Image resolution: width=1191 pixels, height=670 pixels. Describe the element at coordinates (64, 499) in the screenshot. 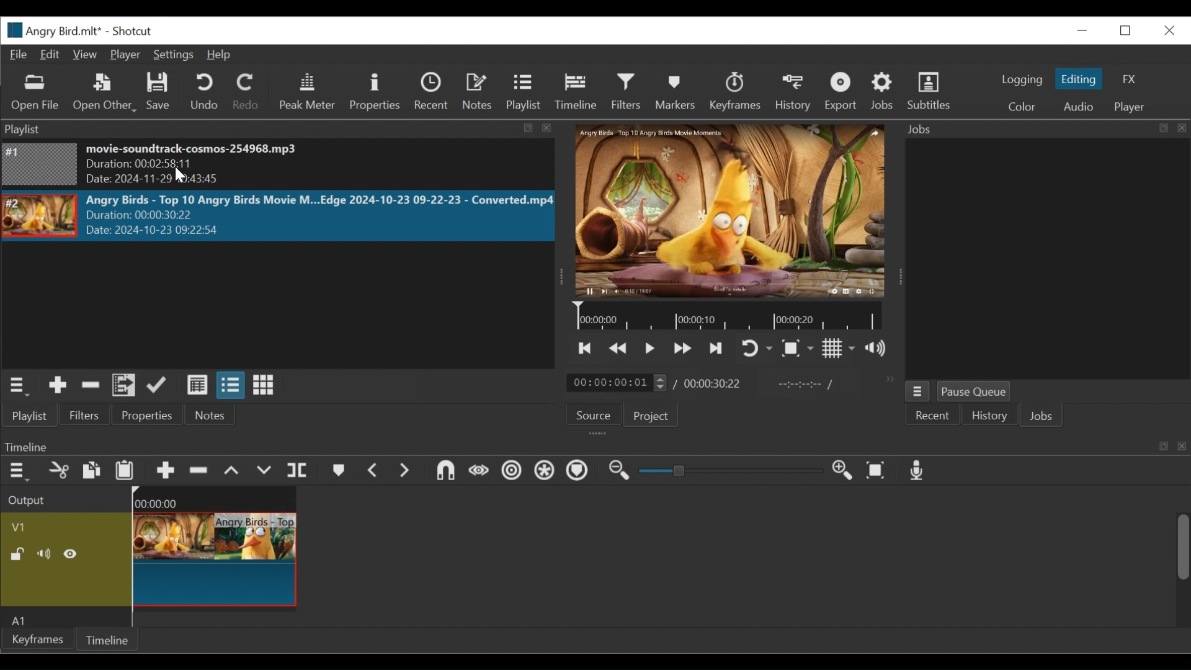

I see `Output` at that location.